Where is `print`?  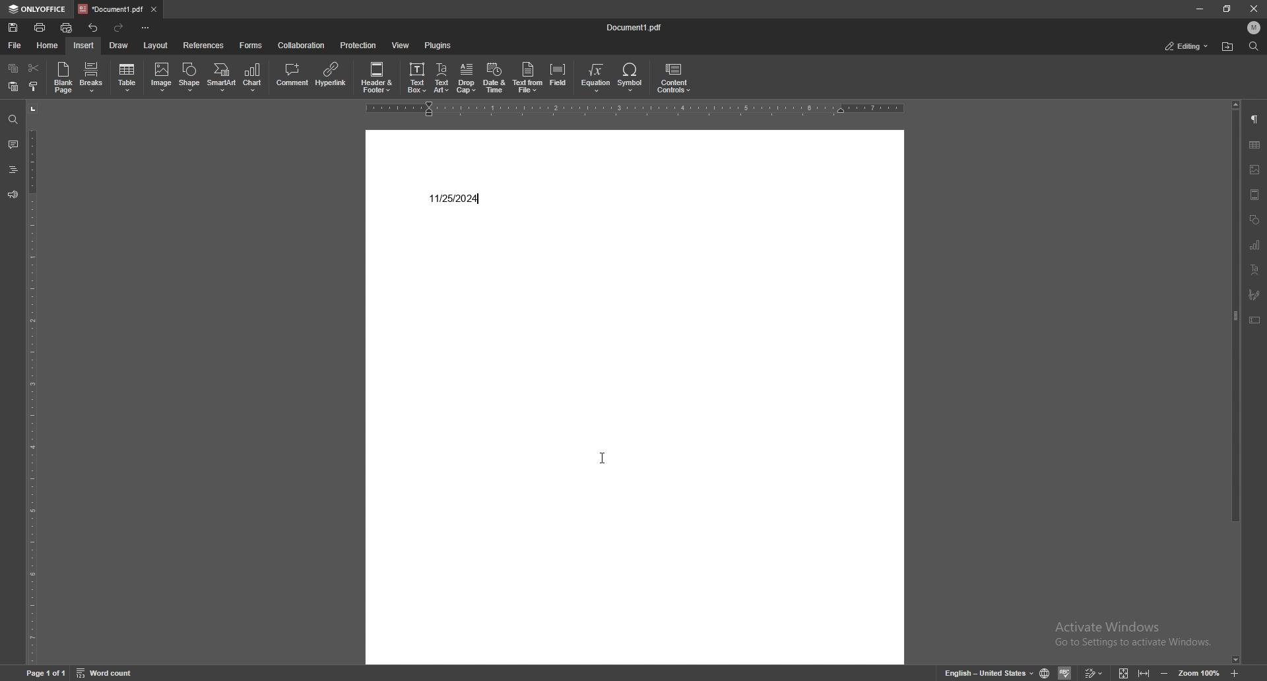
print is located at coordinates (40, 28).